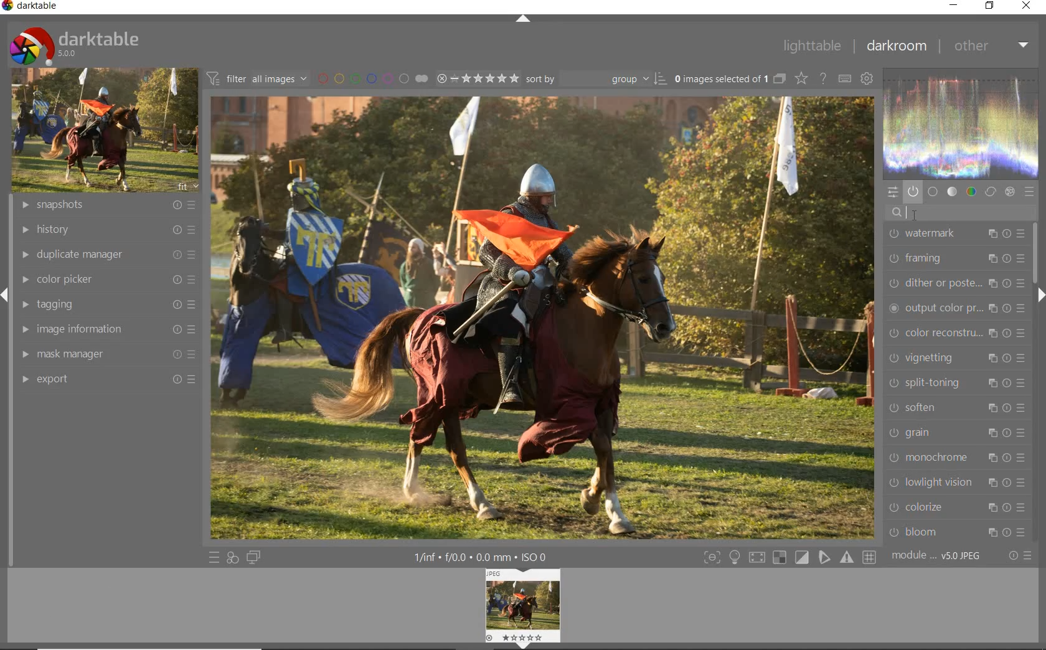 This screenshot has width=1046, height=650. What do you see at coordinates (811, 47) in the screenshot?
I see `lighttable` at bounding box center [811, 47].